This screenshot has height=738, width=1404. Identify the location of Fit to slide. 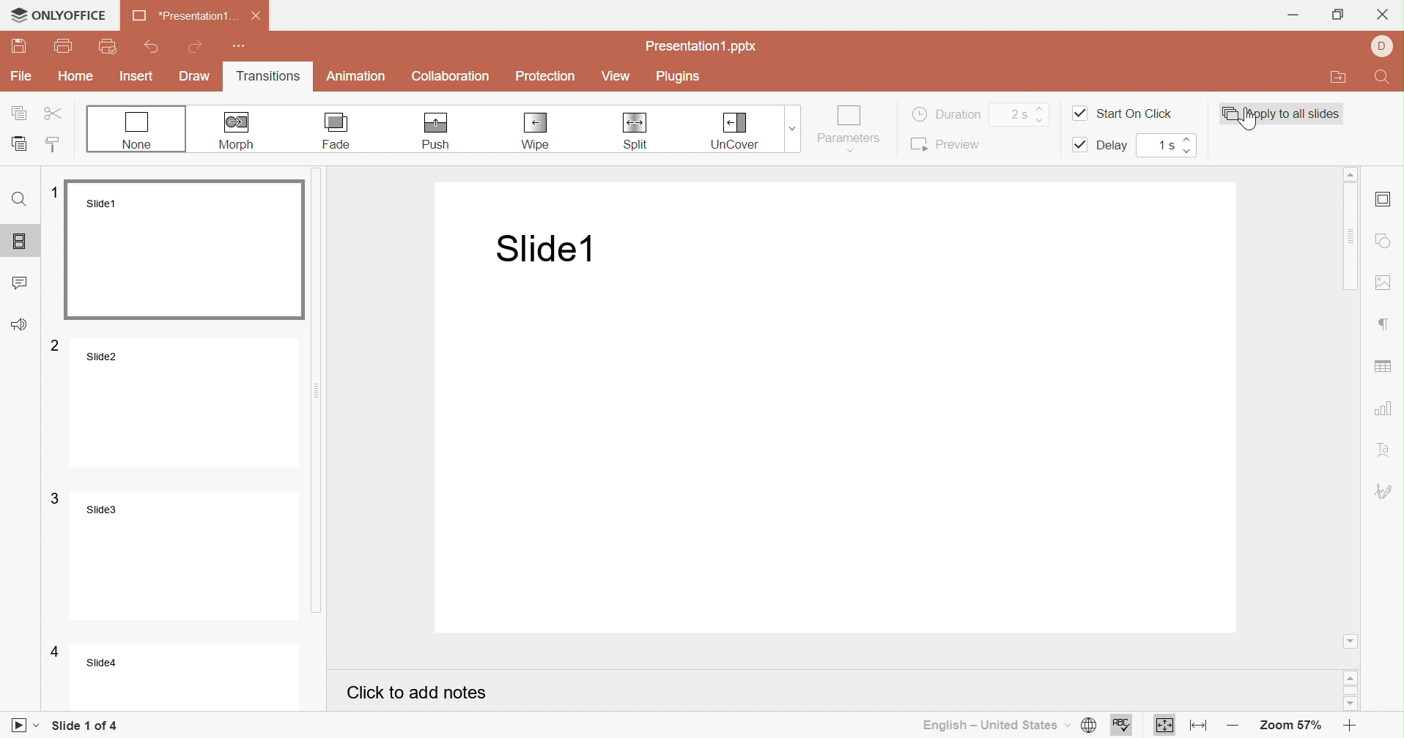
(1164, 725).